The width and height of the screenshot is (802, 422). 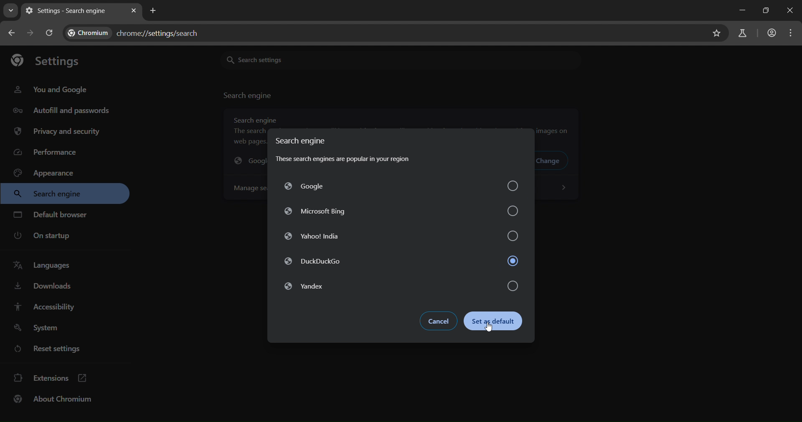 What do you see at coordinates (50, 348) in the screenshot?
I see `reset settings` at bounding box center [50, 348].